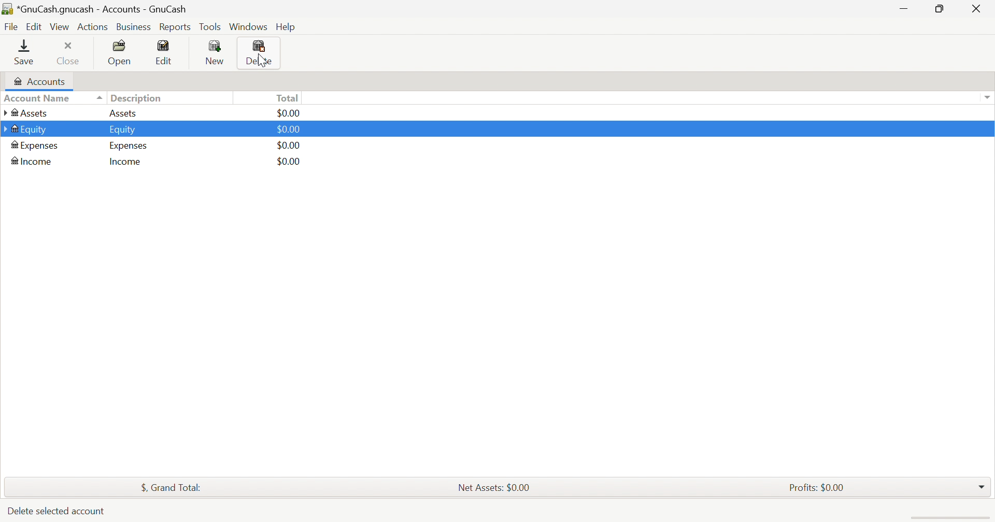 The height and width of the screenshot is (522, 995). Describe the element at coordinates (985, 96) in the screenshot. I see `Drop Down` at that location.